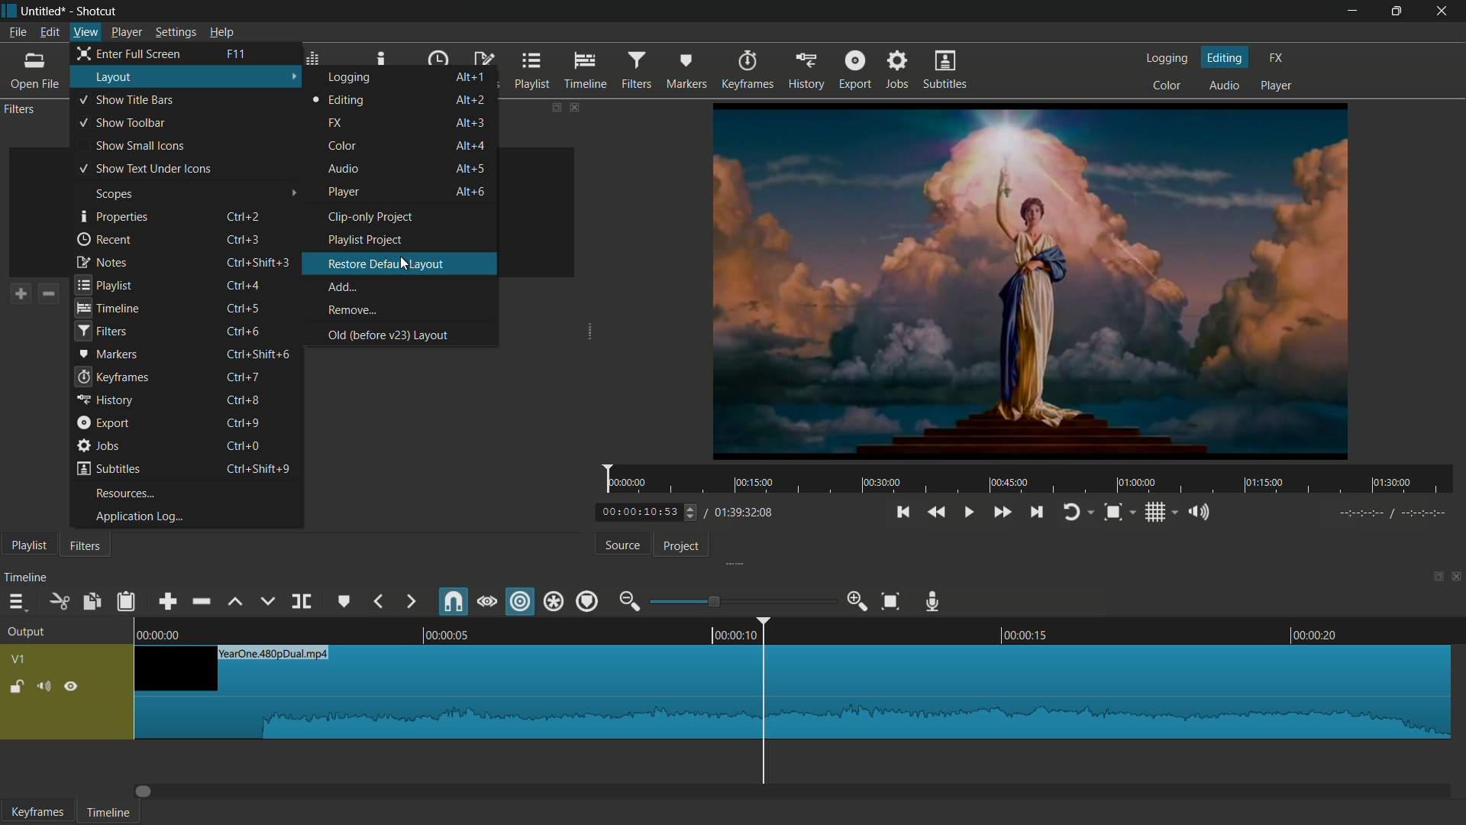 This screenshot has height=825, width=1466. I want to click on export, so click(102, 422).